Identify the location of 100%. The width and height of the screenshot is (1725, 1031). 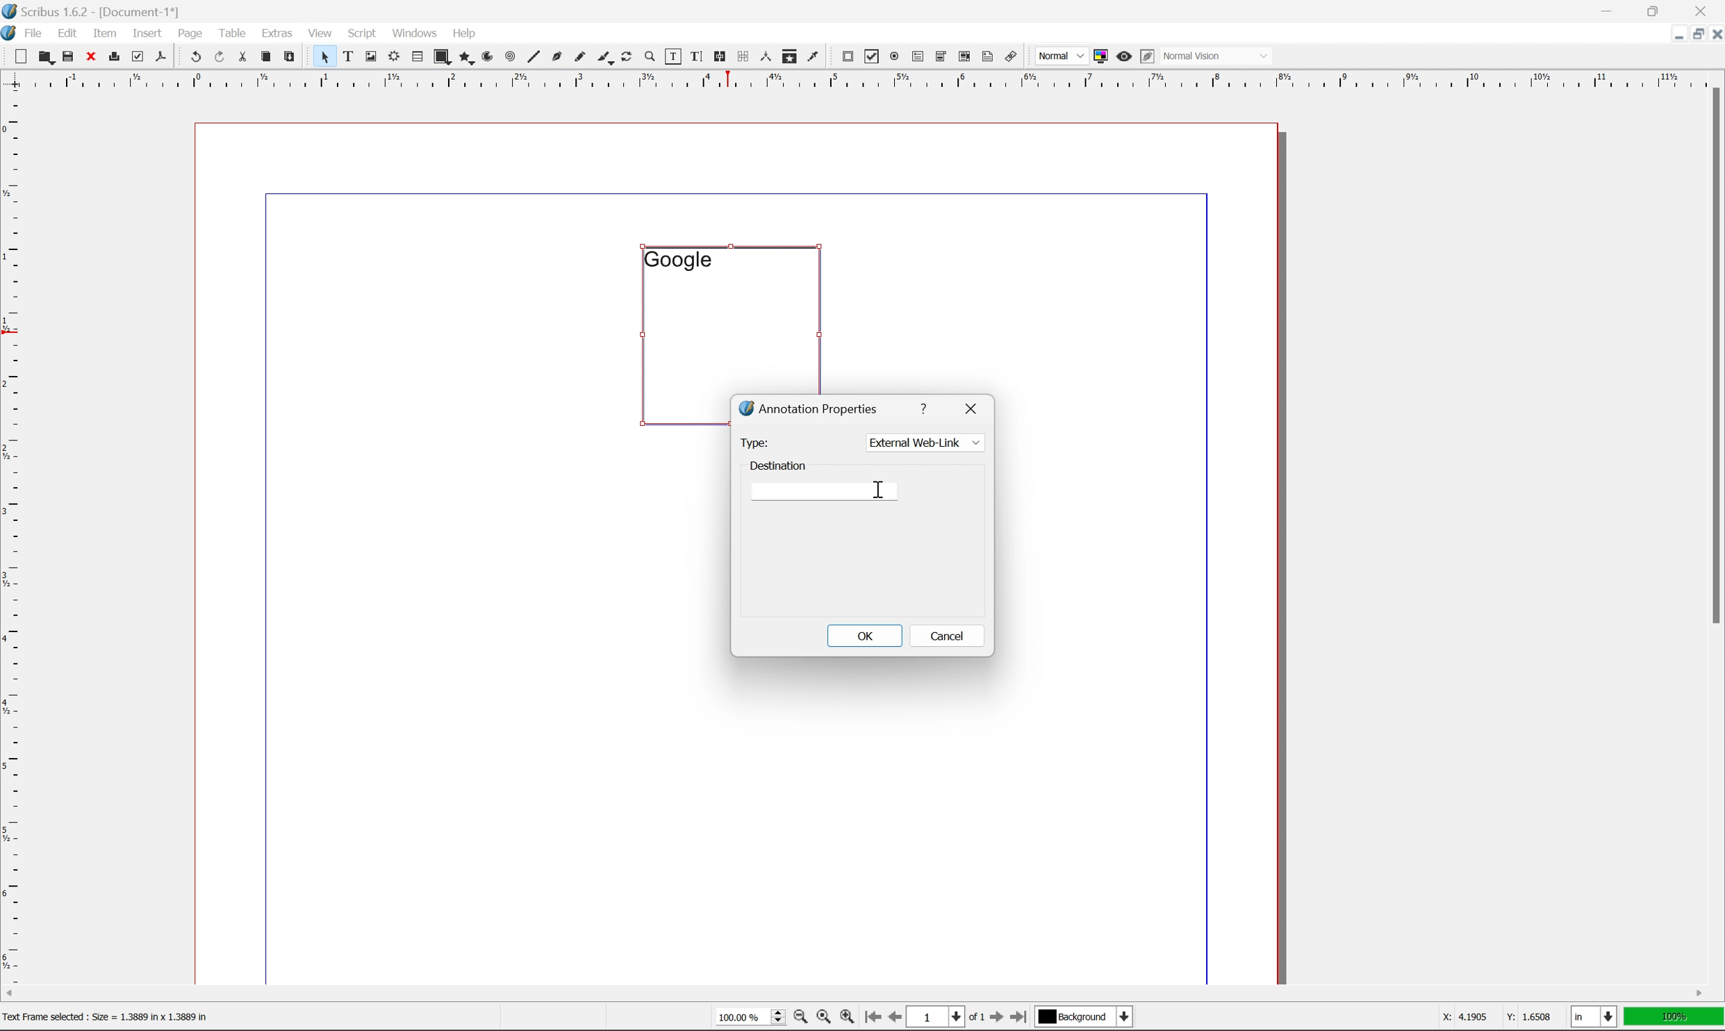
(1674, 1017).